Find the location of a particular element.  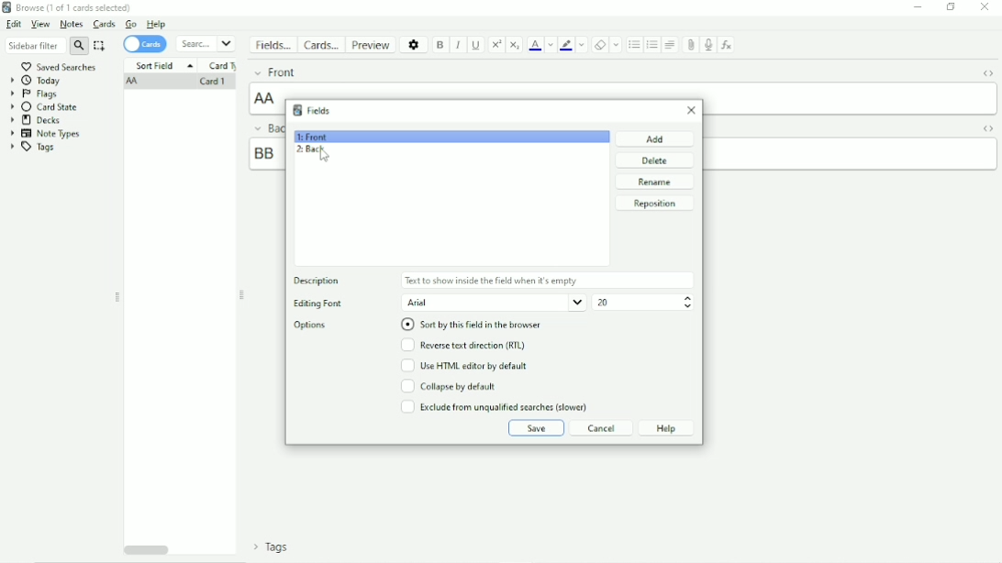

Toggle HTML Editor is located at coordinates (989, 128).